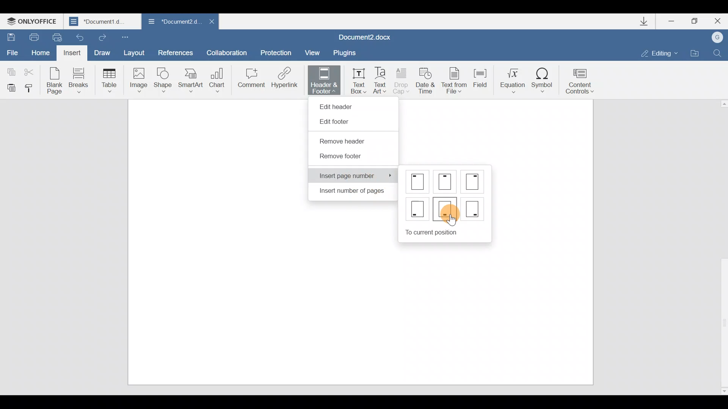 The image size is (728, 409). What do you see at coordinates (276, 50) in the screenshot?
I see `Protection` at bounding box center [276, 50].